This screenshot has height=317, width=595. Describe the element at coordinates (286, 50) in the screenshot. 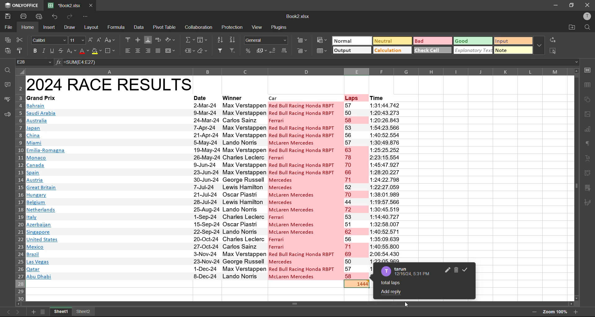

I see `increase decimal` at that location.